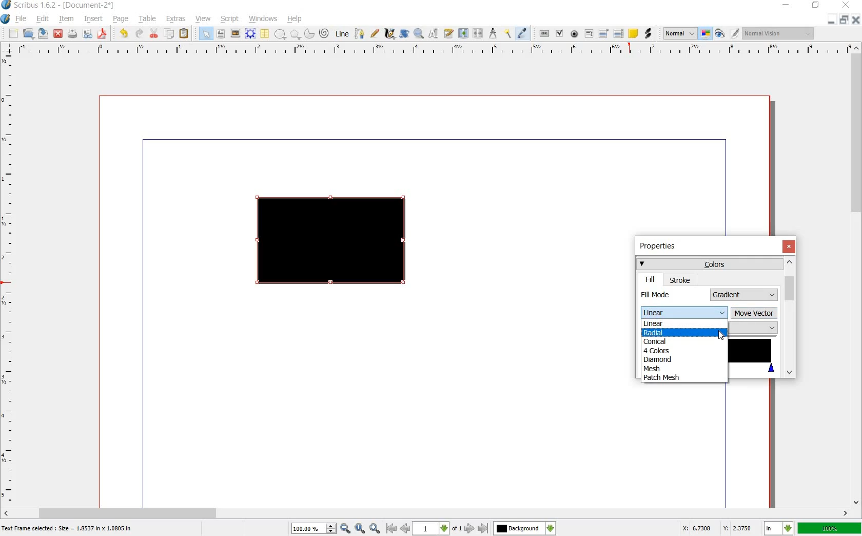 This screenshot has height=536, width=862. Describe the element at coordinates (683, 313) in the screenshot. I see `linear` at that location.